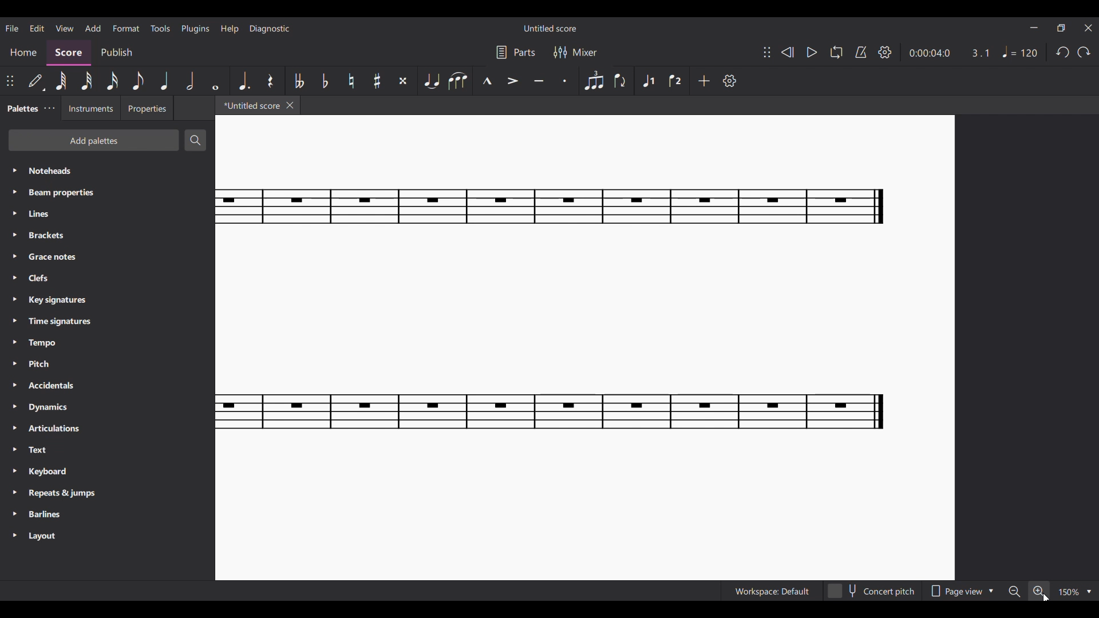 This screenshot has height=618, width=1099. What do you see at coordinates (298, 81) in the screenshot?
I see `Toggle double flat` at bounding box center [298, 81].